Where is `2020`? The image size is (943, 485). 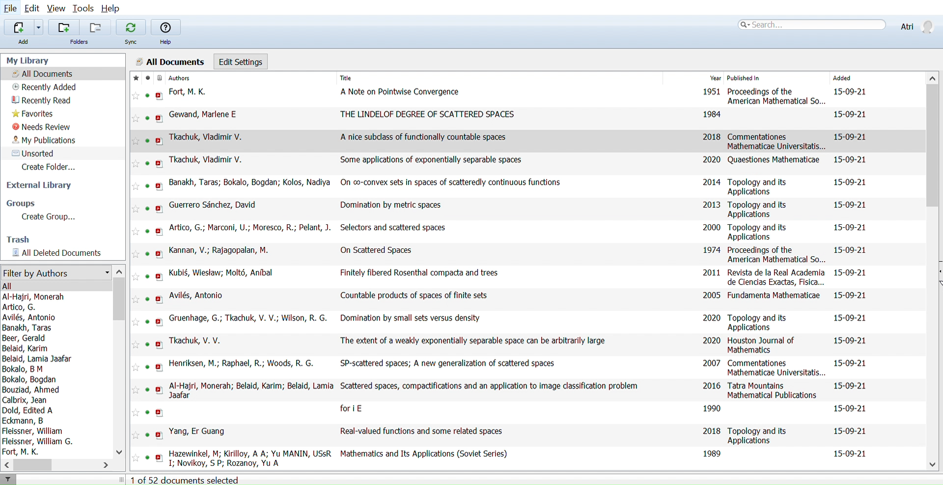
2020 is located at coordinates (710, 319).